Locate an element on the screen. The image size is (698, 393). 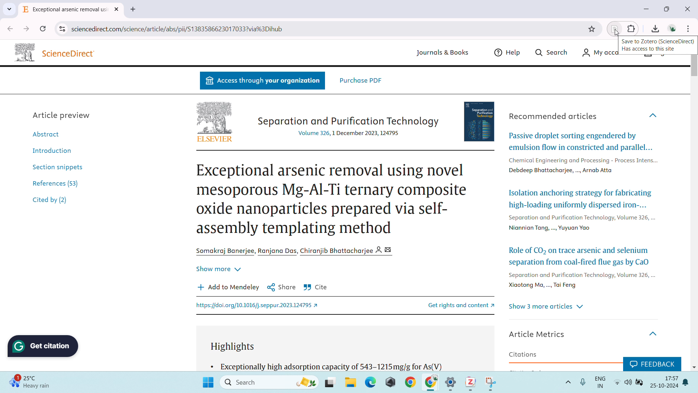
scroll down is located at coordinates (694, 366).